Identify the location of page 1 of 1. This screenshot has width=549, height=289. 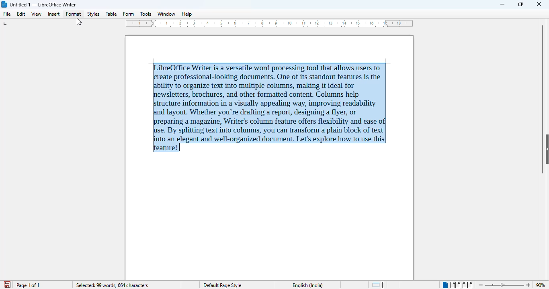
(28, 285).